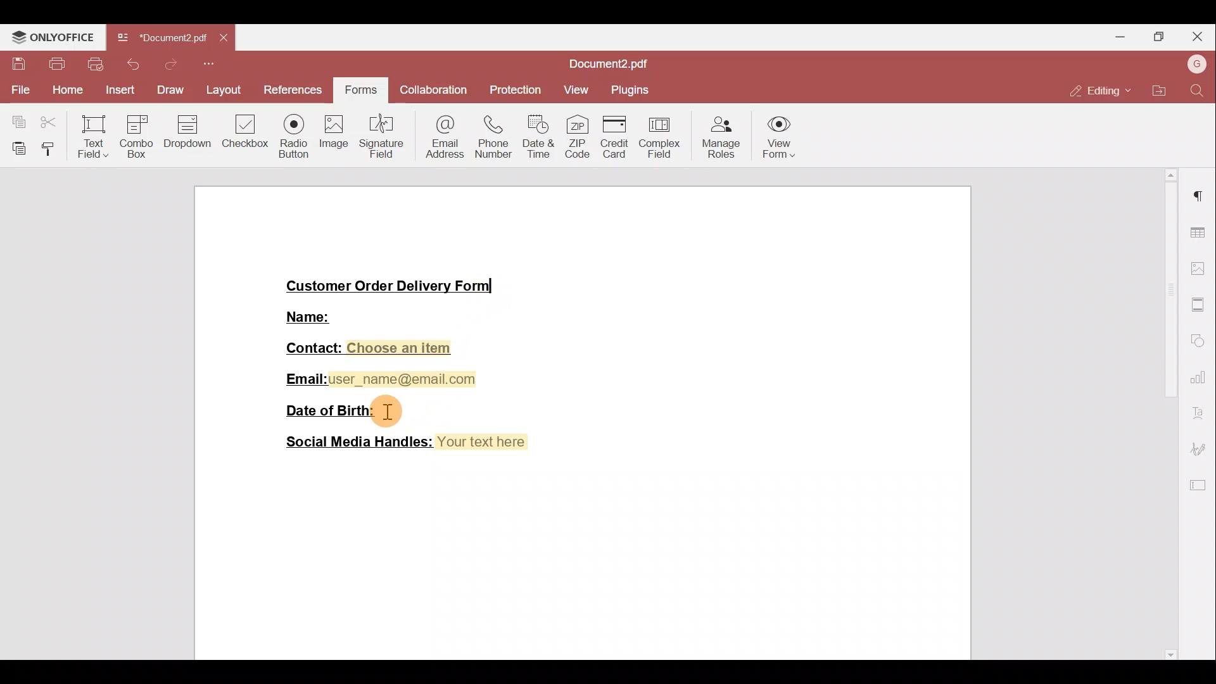  What do you see at coordinates (92, 136) in the screenshot?
I see `Text field` at bounding box center [92, 136].